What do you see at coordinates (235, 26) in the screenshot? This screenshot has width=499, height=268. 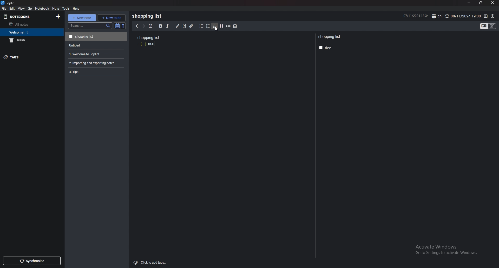 I see `add time` at bounding box center [235, 26].